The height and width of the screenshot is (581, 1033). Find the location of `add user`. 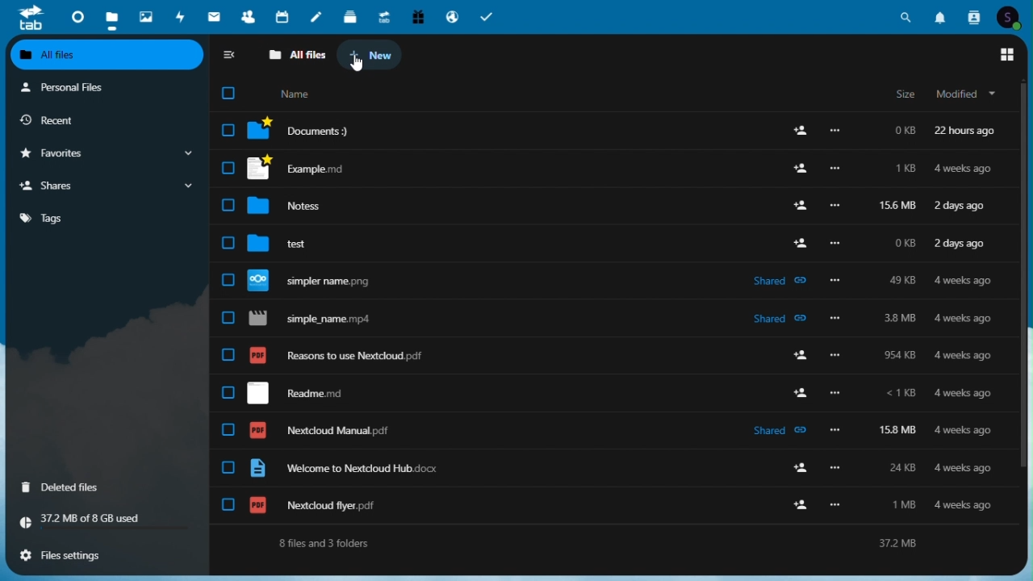

add user is located at coordinates (797, 132).